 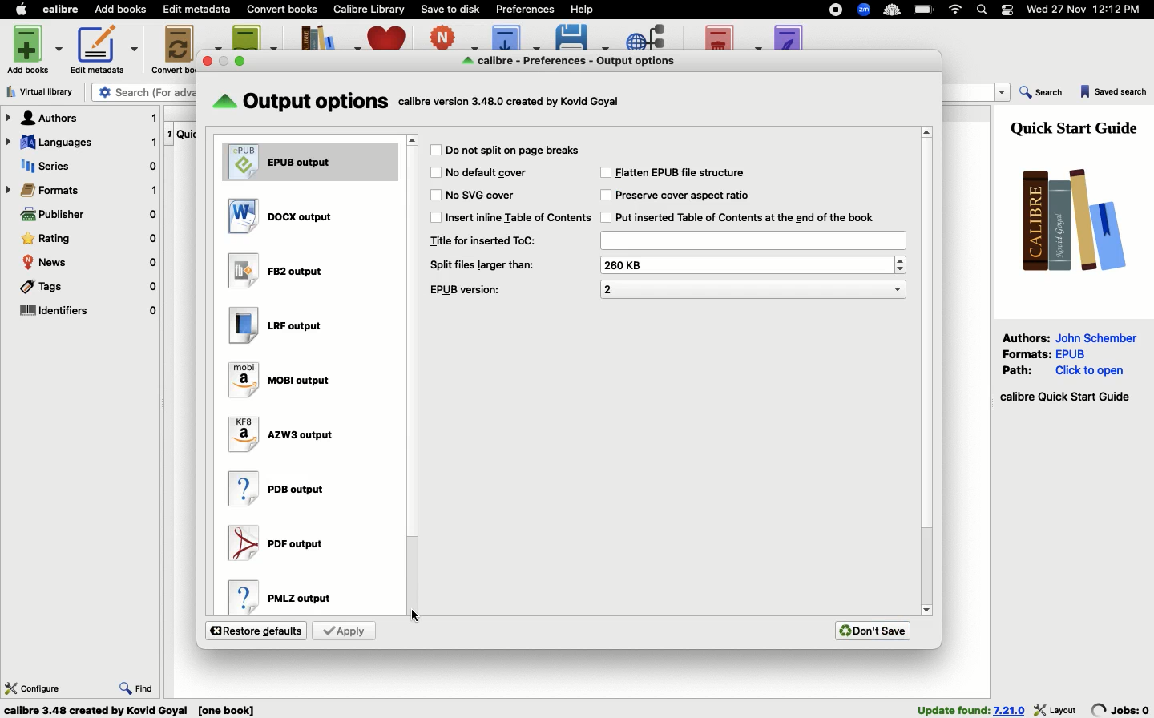 What do you see at coordinates (686, 173) in the screenshot?
I see `Flatten EPUB file structure` at bounding box center [686, 173].